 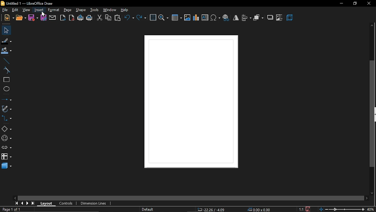 What do you see at coordinates (216, 18) in the screenshot?
I see `insert symbol` at bounding box center [216, 18].